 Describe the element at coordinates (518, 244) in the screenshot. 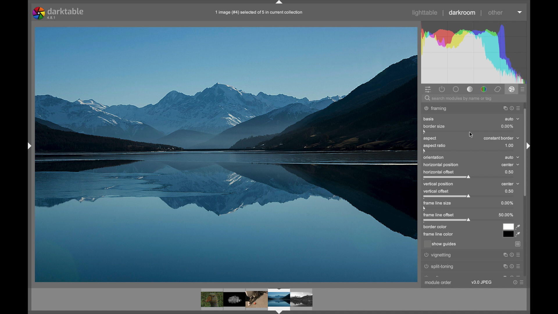

I see `gridlines` at that location.